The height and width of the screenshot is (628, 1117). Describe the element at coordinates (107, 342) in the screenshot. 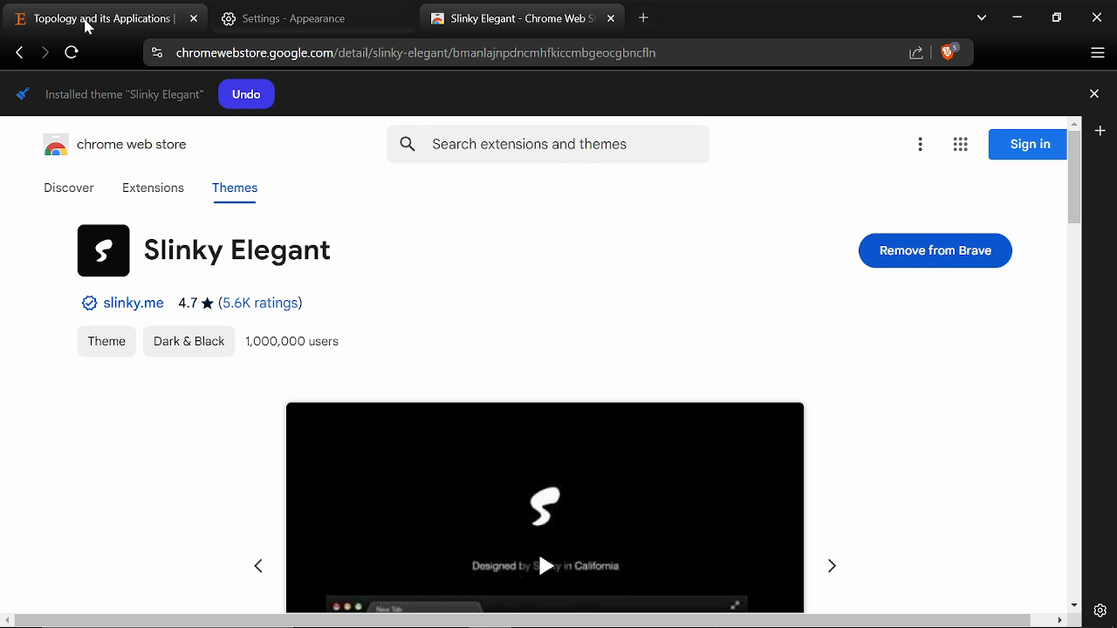

I see `Theme` at that location.